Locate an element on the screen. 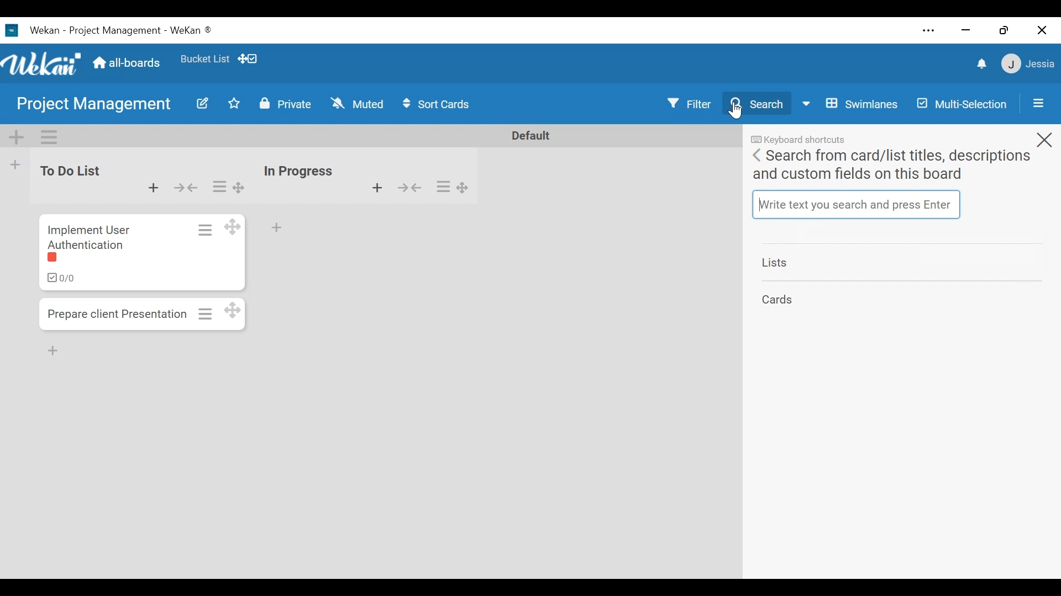 The width and height of the screenshot is (1061, 596). member menu is located at coordinates (1027, 64).